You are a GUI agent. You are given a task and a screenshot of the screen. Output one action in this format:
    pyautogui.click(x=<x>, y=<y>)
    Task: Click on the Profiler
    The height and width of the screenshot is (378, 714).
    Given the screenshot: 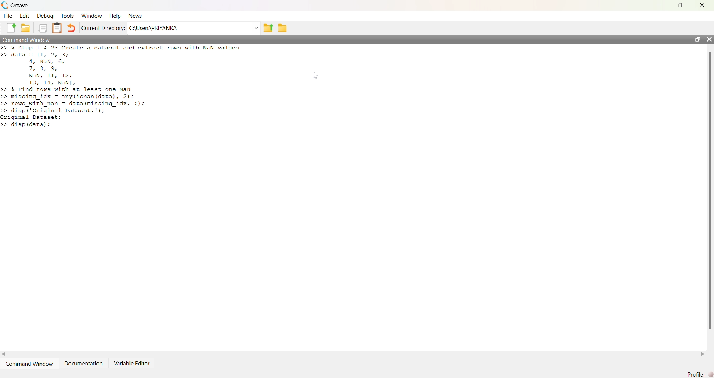 What is the action you would take?
    pyautogui.click(x=700, y=374)
    